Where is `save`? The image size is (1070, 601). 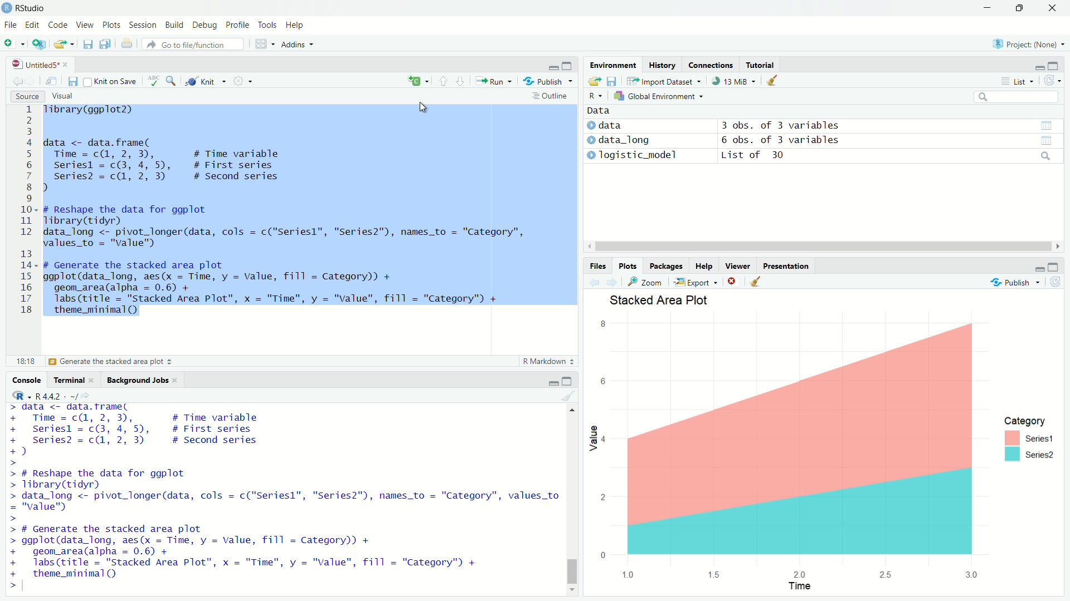
save is located at coordinates (594, 82).